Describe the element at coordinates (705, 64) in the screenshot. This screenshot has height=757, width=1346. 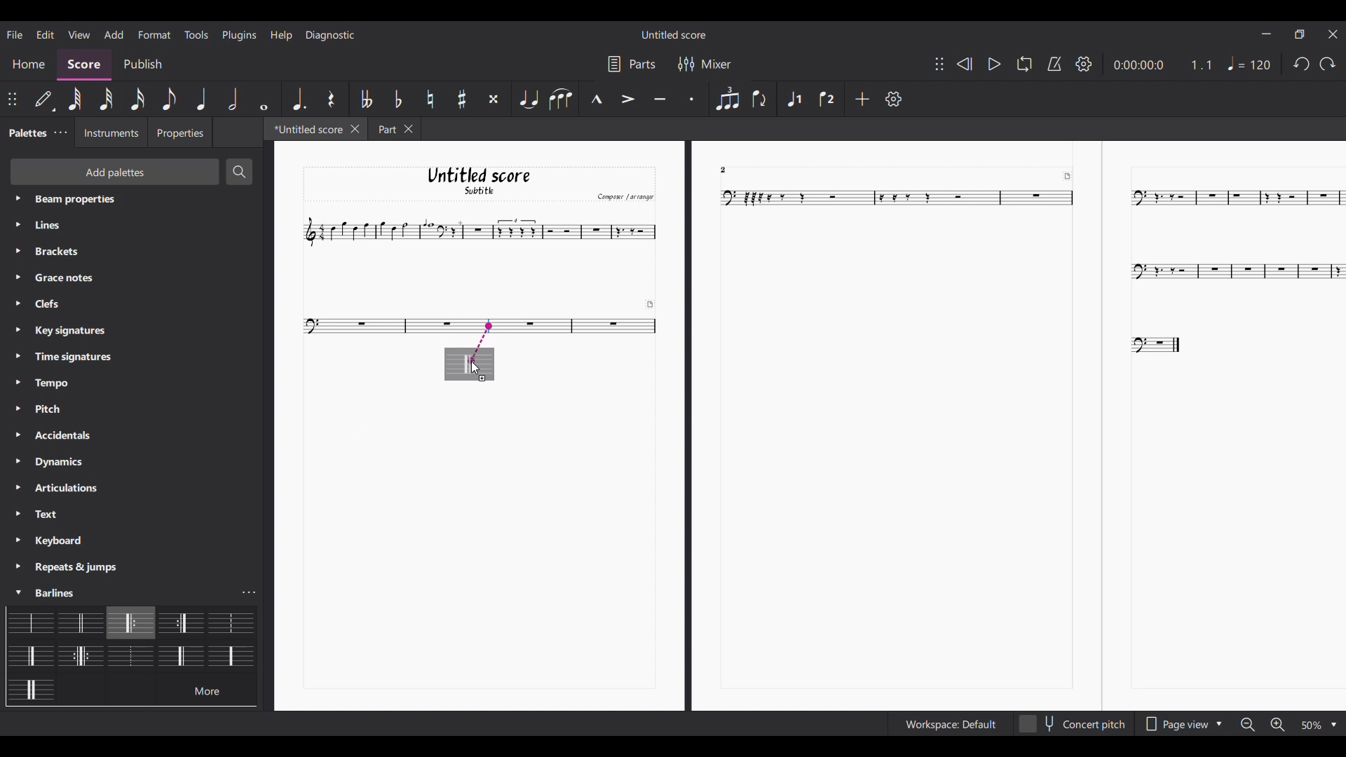
I see `Mixer settings` at that location.